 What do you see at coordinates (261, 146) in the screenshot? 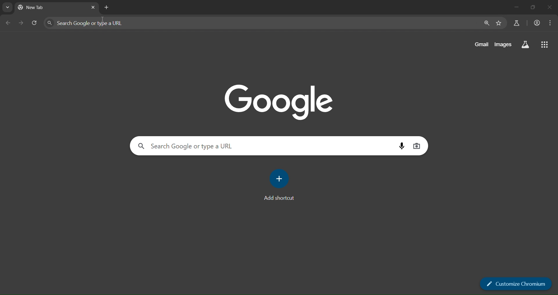
I see `search google or type a URL` at bounding box center [261, 146].